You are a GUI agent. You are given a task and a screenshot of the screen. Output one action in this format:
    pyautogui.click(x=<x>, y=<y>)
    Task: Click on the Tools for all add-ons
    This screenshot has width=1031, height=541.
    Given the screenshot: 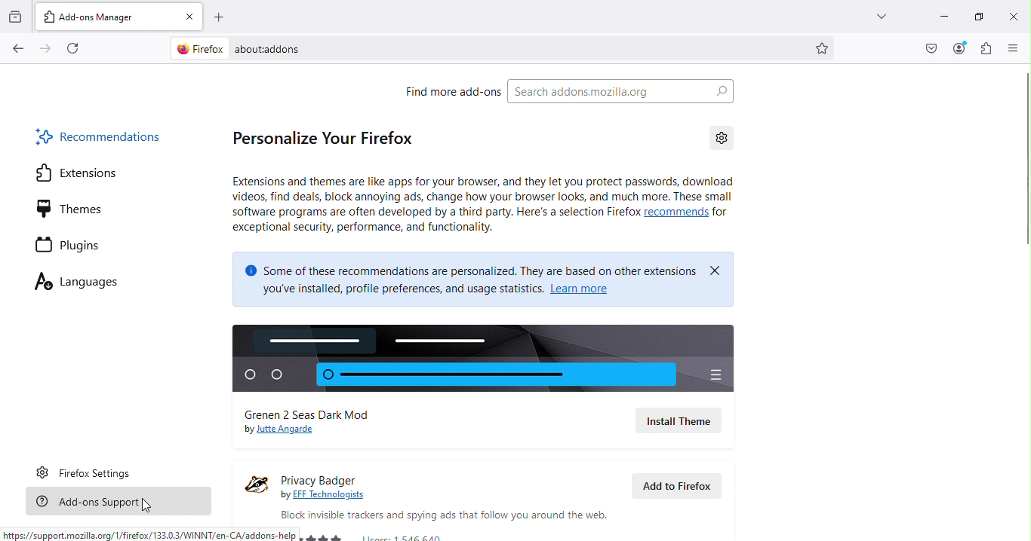 What is the action you would take?
    pyautogui.click(x=725, y=138)
    